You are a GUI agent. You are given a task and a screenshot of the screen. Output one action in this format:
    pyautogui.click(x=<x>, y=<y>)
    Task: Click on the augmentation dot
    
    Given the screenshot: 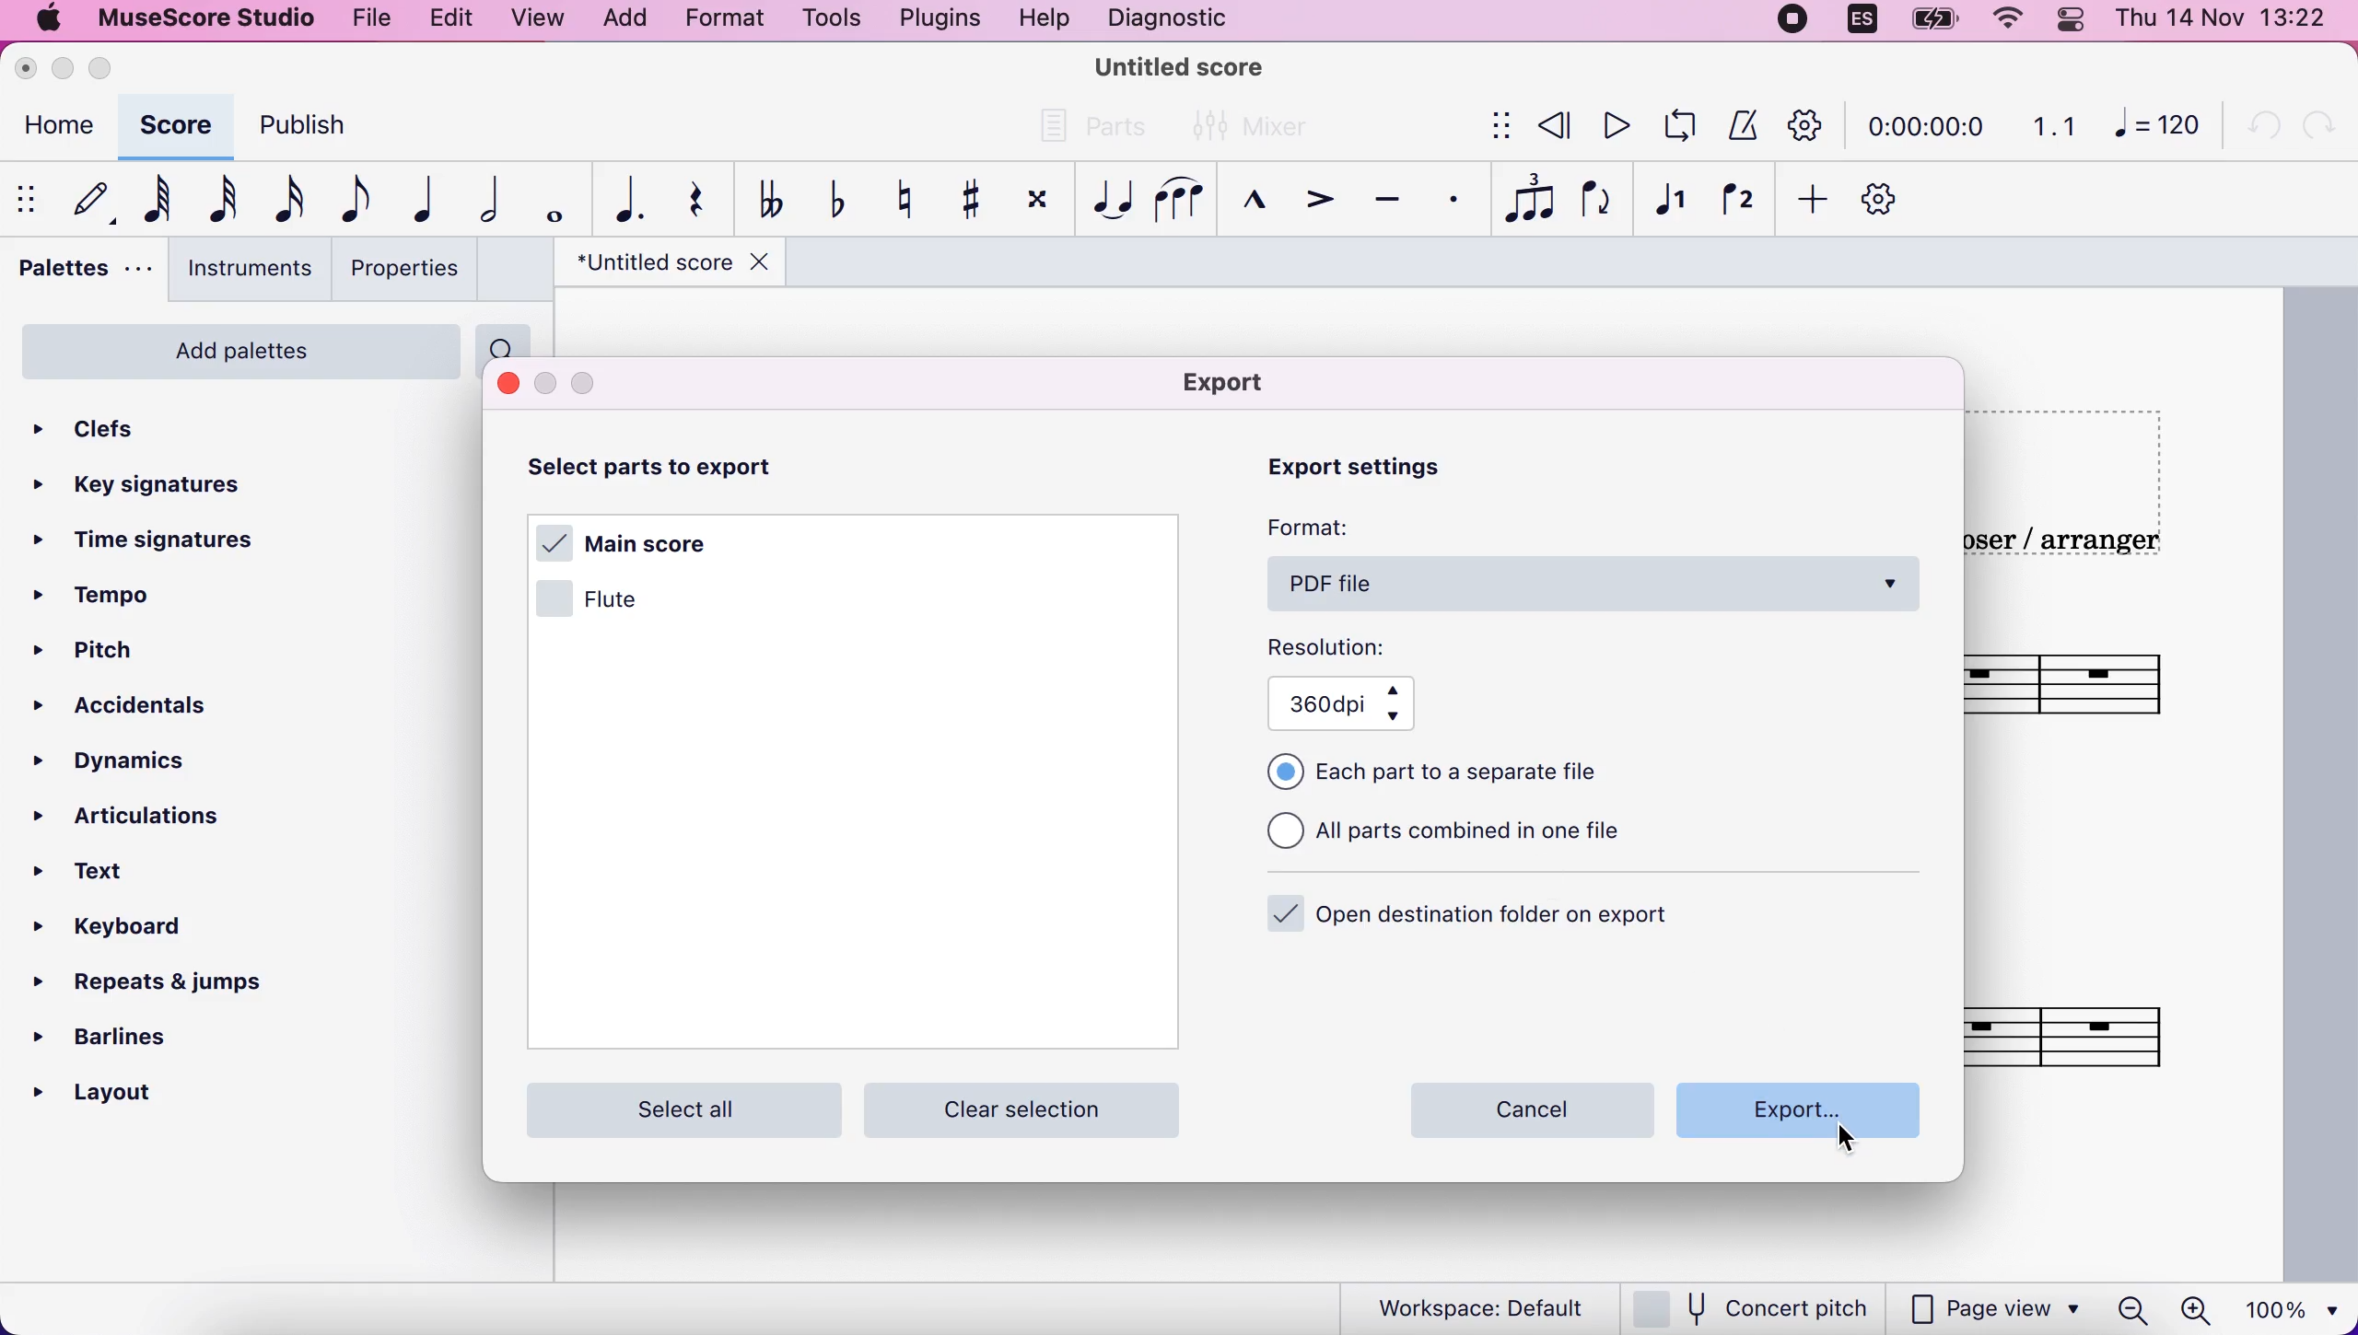 What is the action you would take?
    pyautogui.click(x=622, y=199)
    